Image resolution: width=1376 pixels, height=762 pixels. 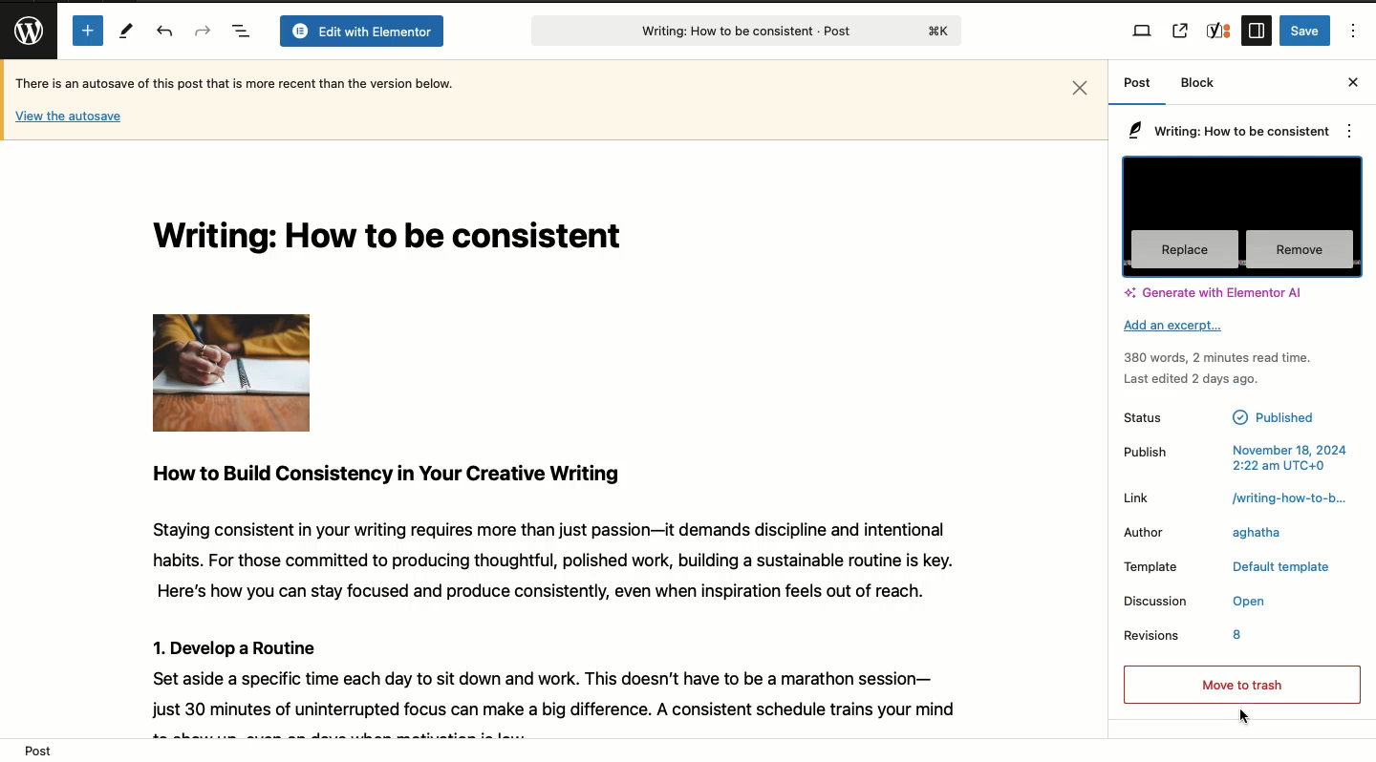 I want to click on Post, so click(x=1136, y=89).